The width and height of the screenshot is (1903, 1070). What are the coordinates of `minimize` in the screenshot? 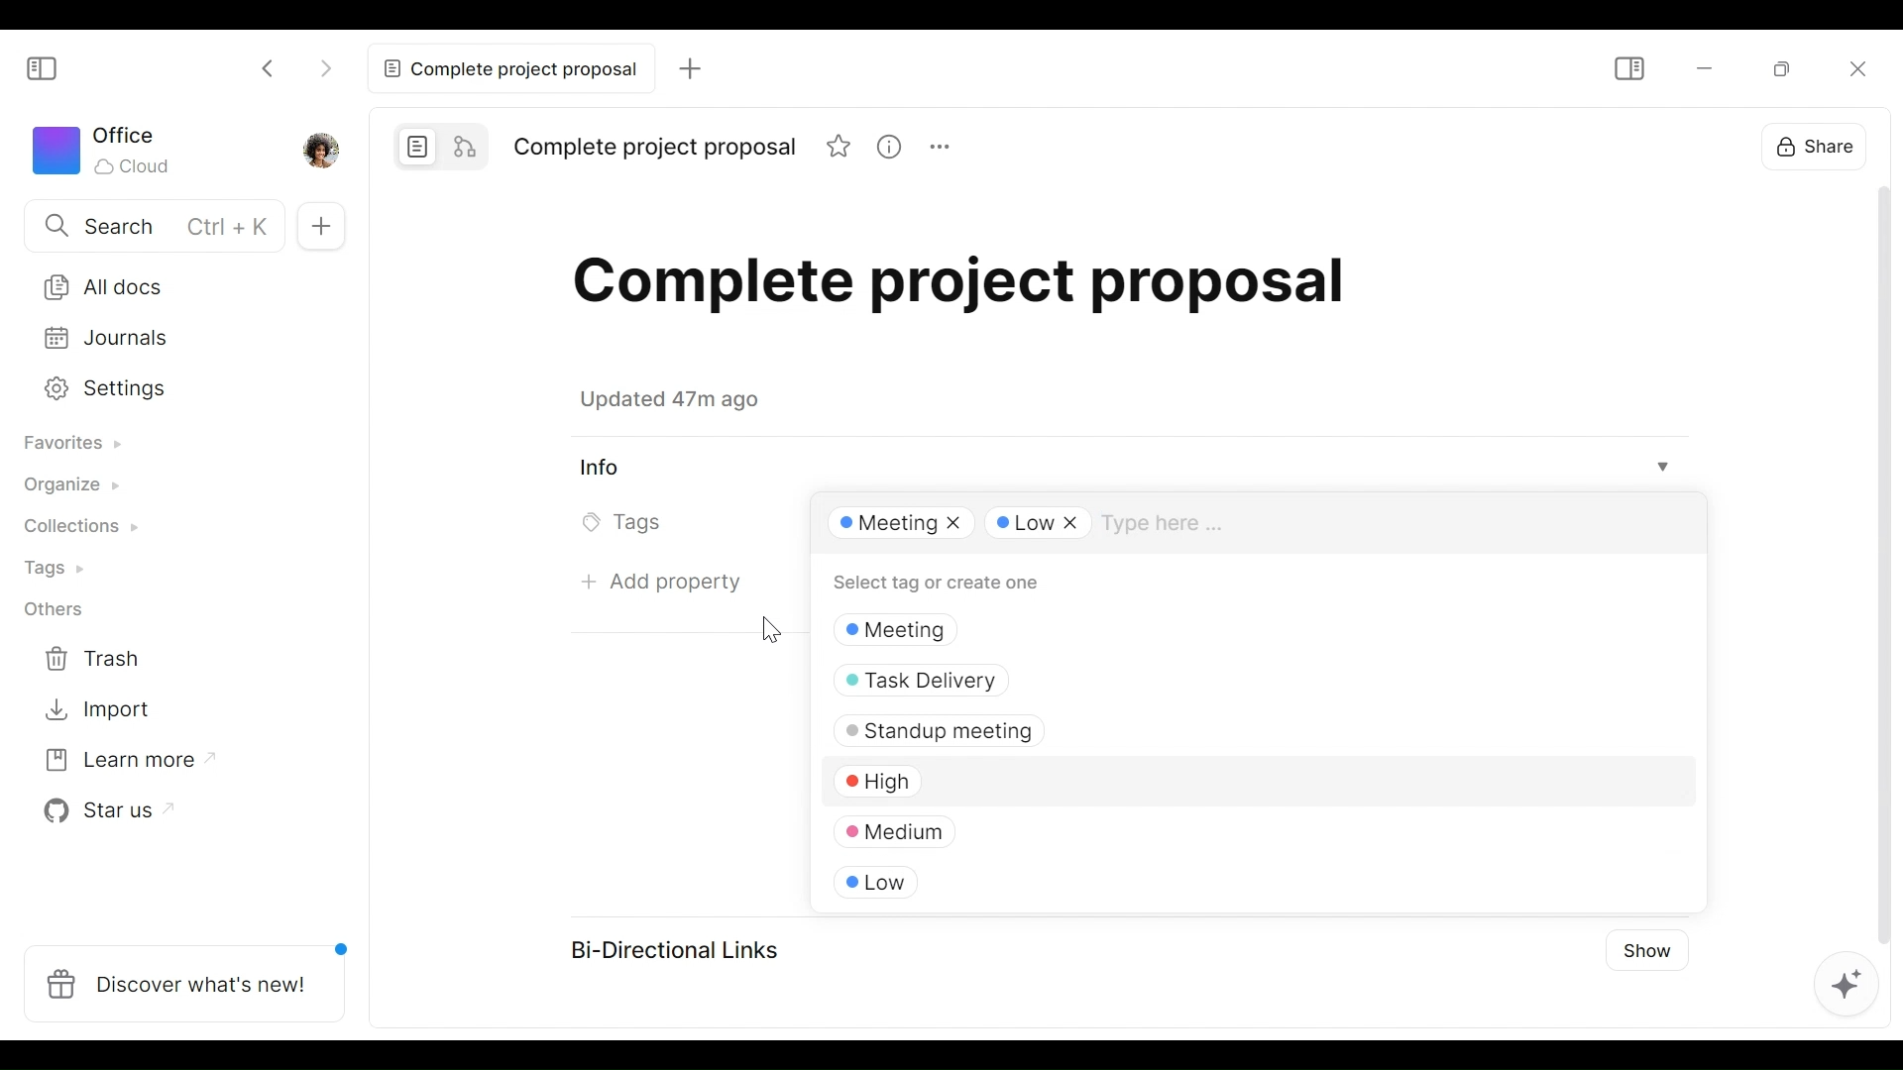 It's located at (1702, 68).